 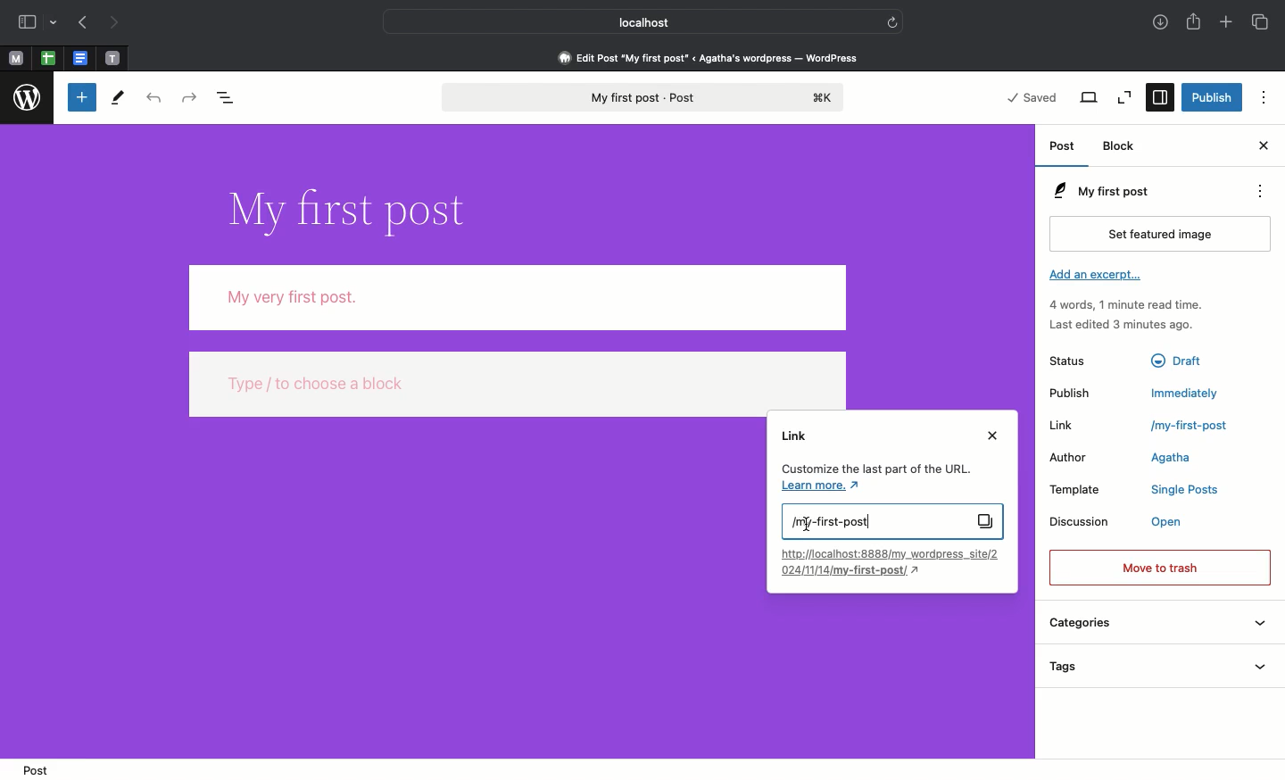 What do you see at coordinates (891, 521) in the screenshot?
I see `My first post` at bounding box center [891, 521].